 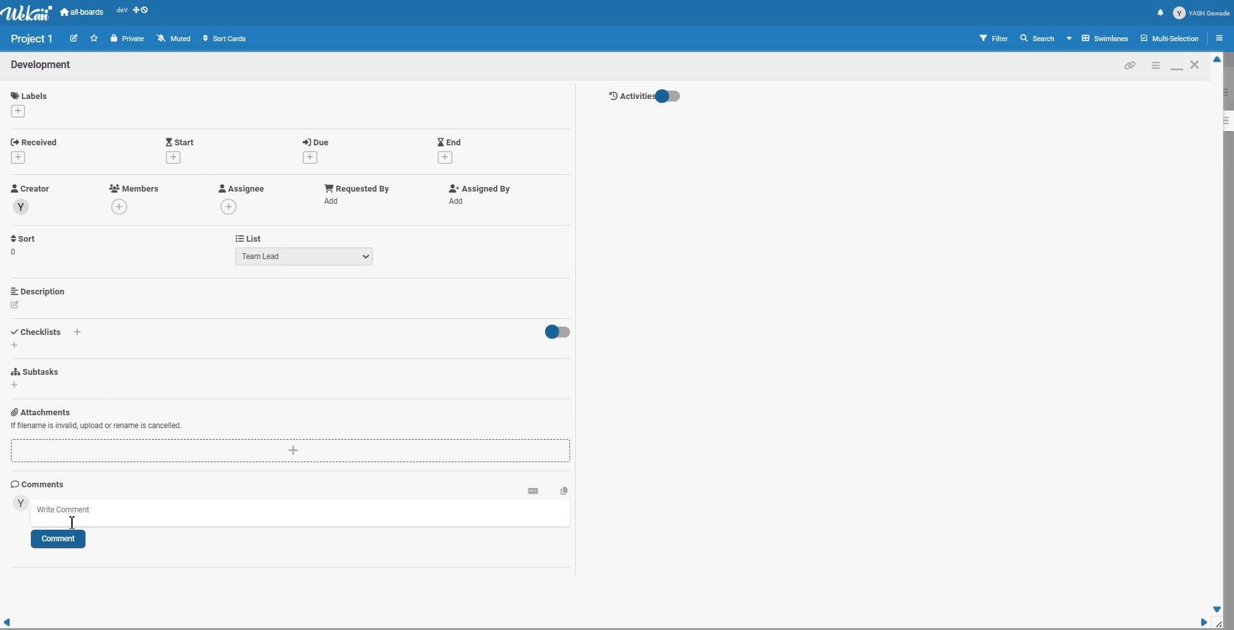 I want to click on Minimize, so click(x=1155, y=65).